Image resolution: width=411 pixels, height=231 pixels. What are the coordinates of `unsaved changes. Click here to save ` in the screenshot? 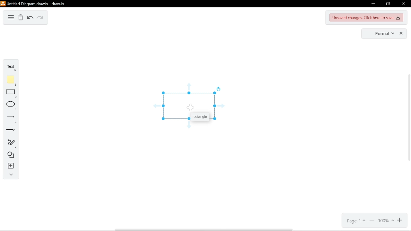 It's located at (367, 18).